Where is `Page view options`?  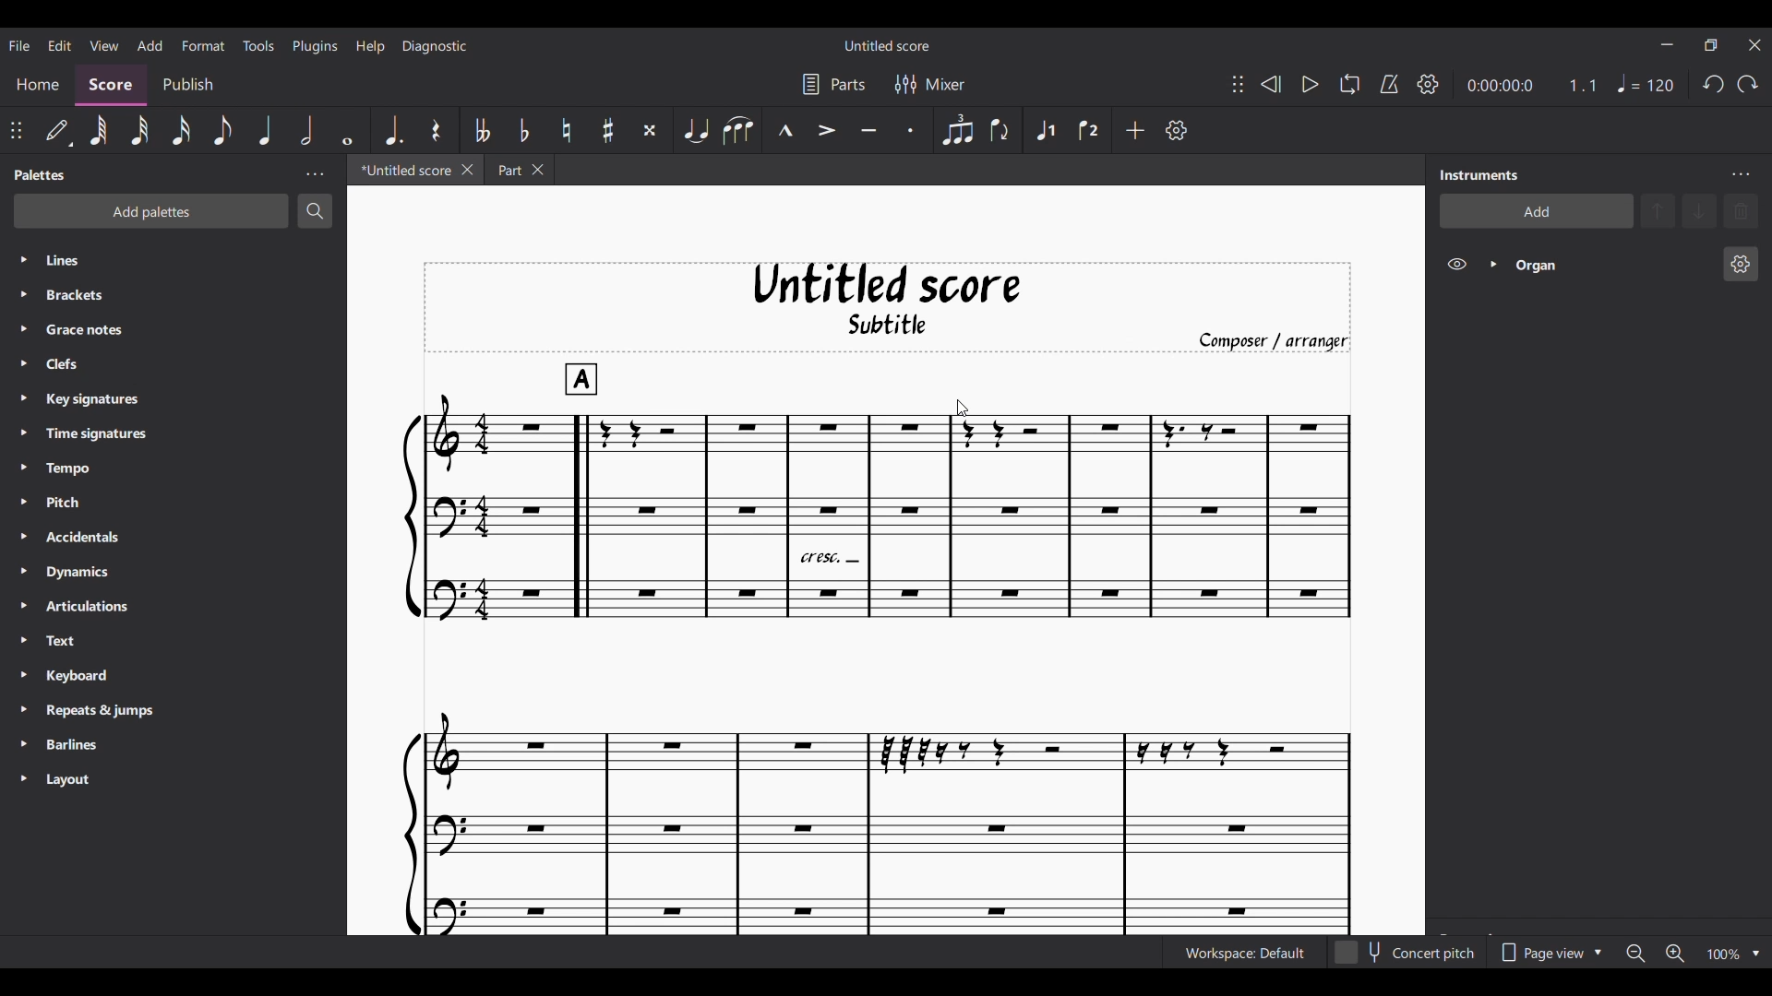 Page view options is located at coordinates (1548, 953).